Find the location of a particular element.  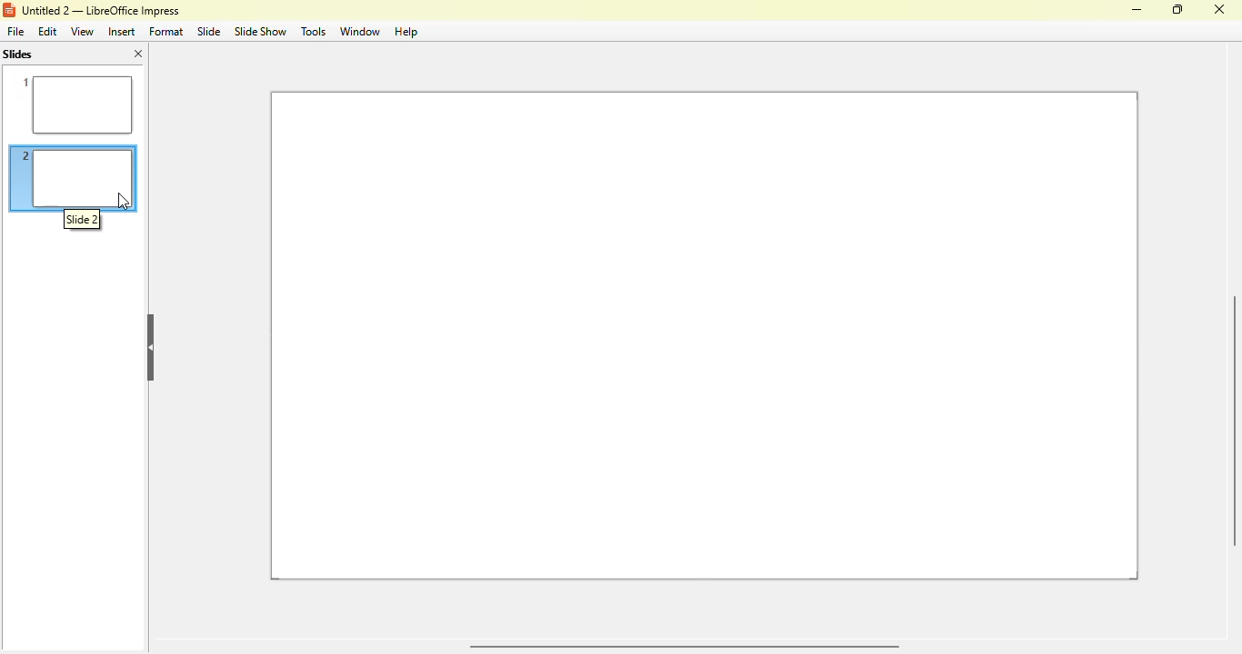

slide 1 is located at coordinates (72, 104).